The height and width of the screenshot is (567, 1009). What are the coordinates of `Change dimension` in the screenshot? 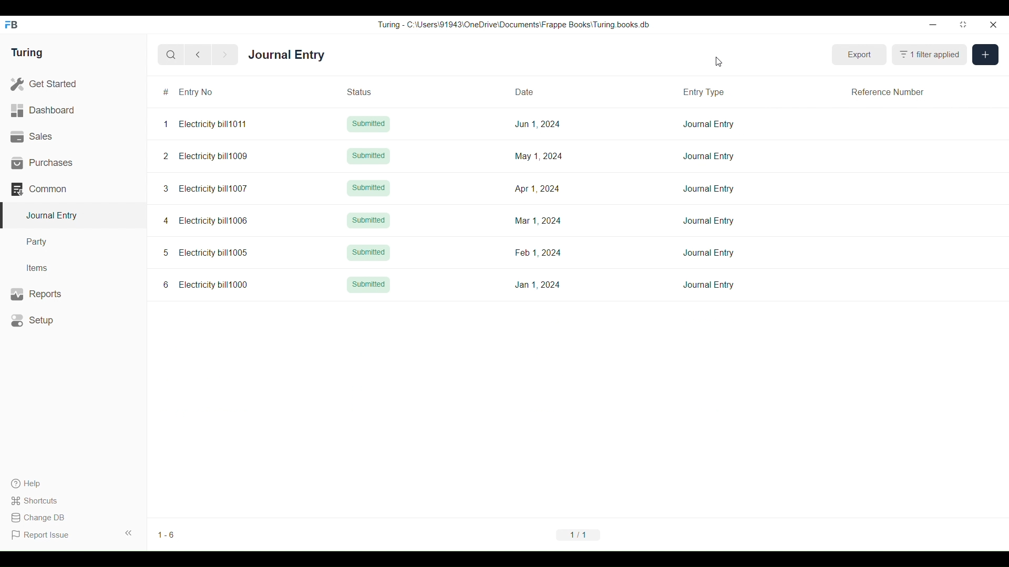 It's located at (963, 24).